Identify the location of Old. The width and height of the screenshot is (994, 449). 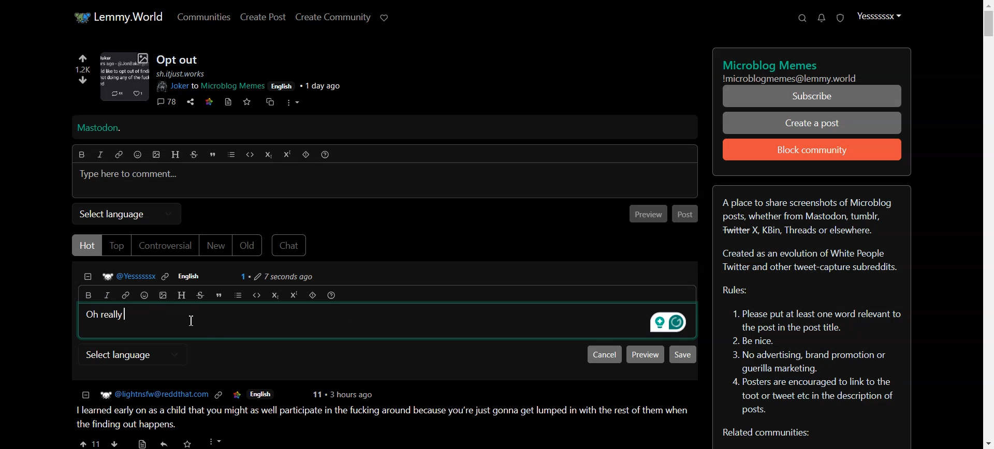
(248, 245).